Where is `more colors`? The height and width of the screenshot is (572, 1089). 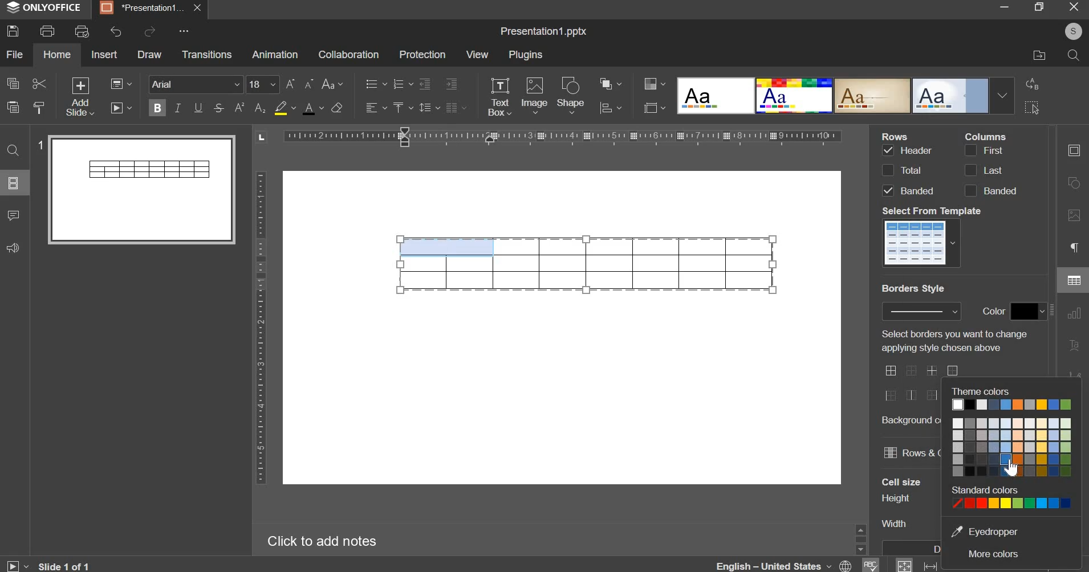 more colors is located at coordinates (993, 555).